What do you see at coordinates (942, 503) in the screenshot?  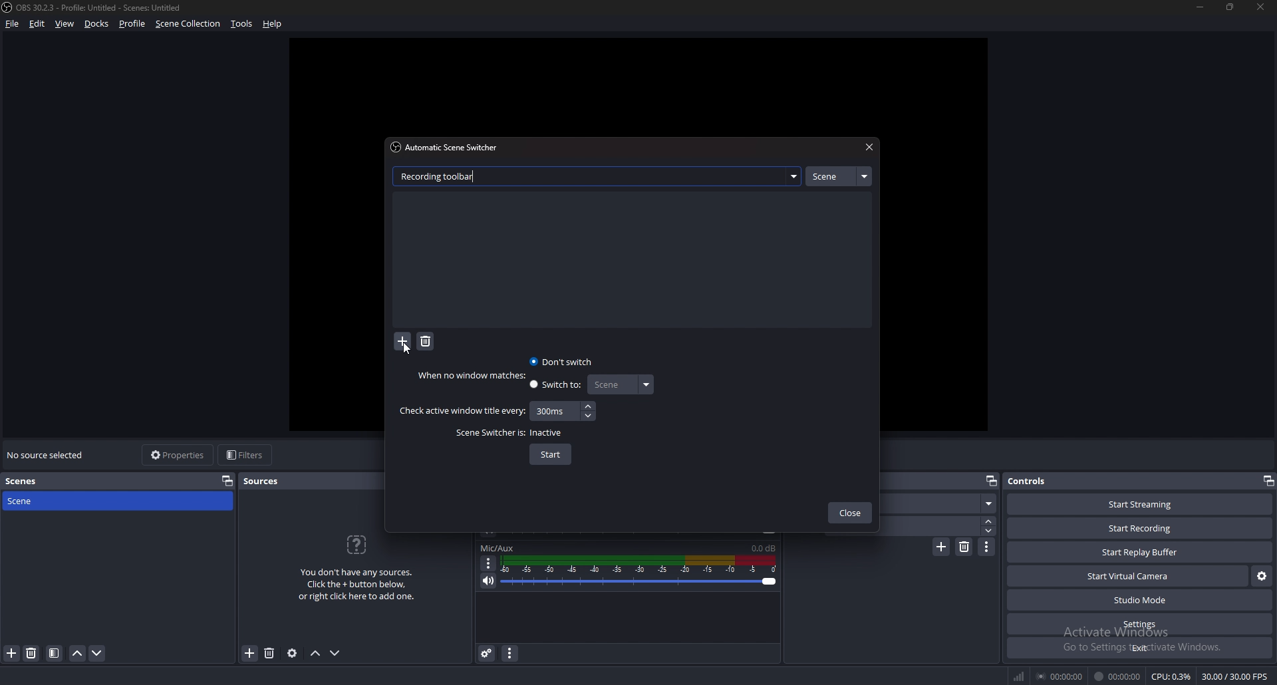 I see `swipe` at bounding box center [942, 503].